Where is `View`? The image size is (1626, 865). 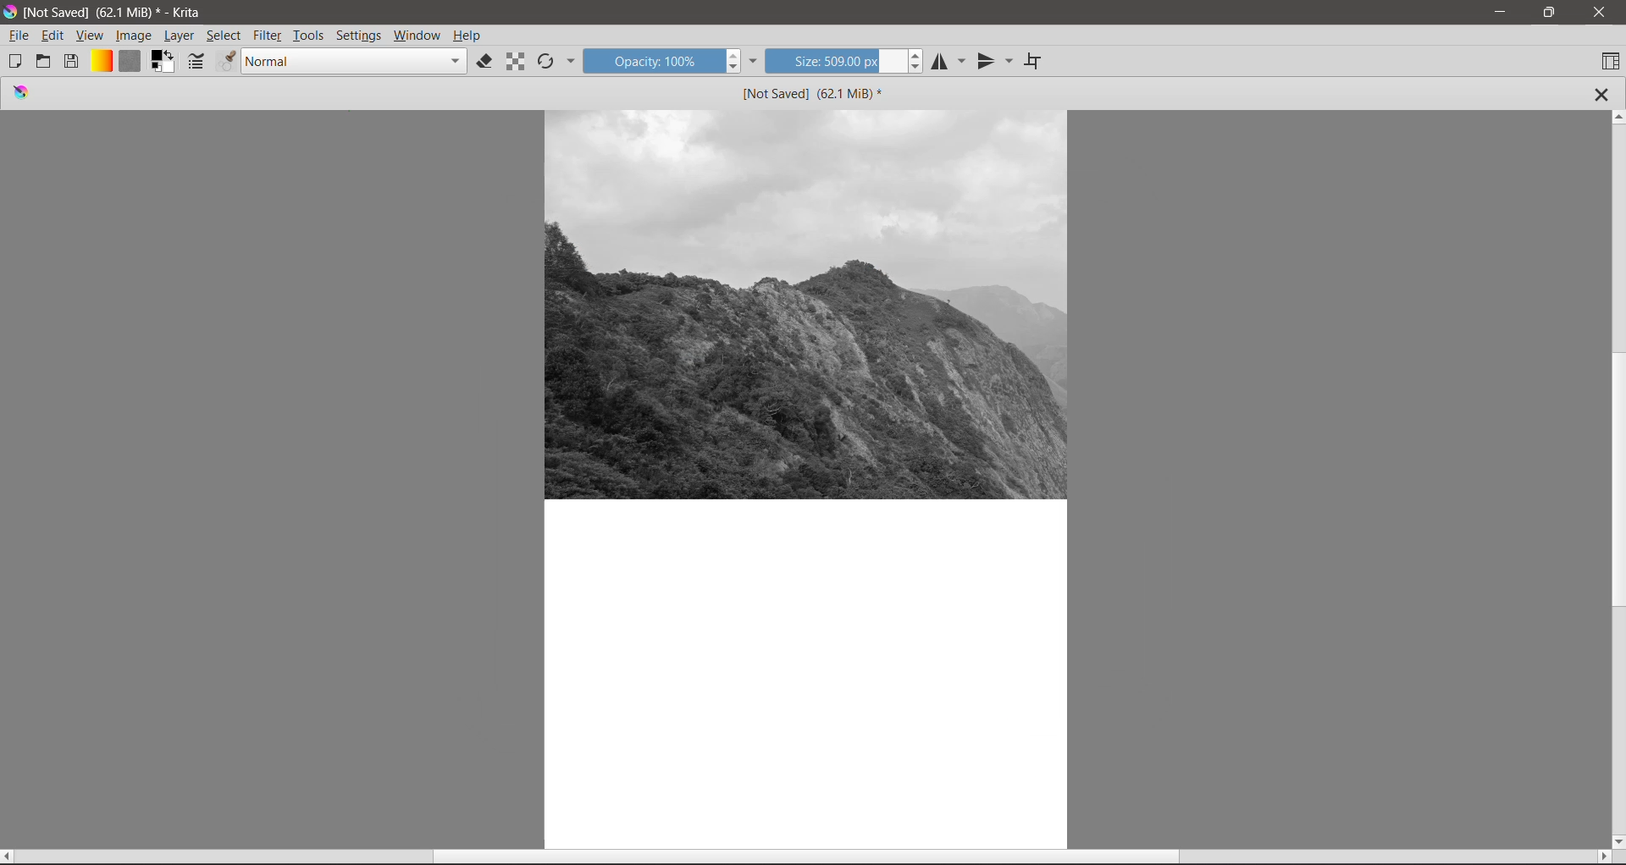
View is located at coordinates (90, 36).